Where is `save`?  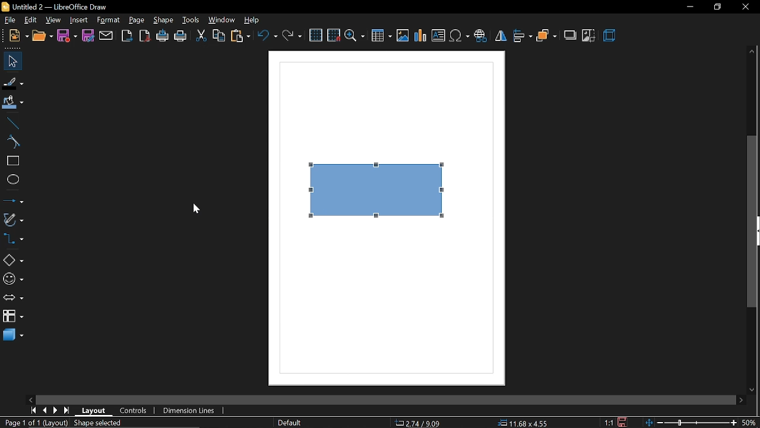 save is located at coordinates (623, 421).